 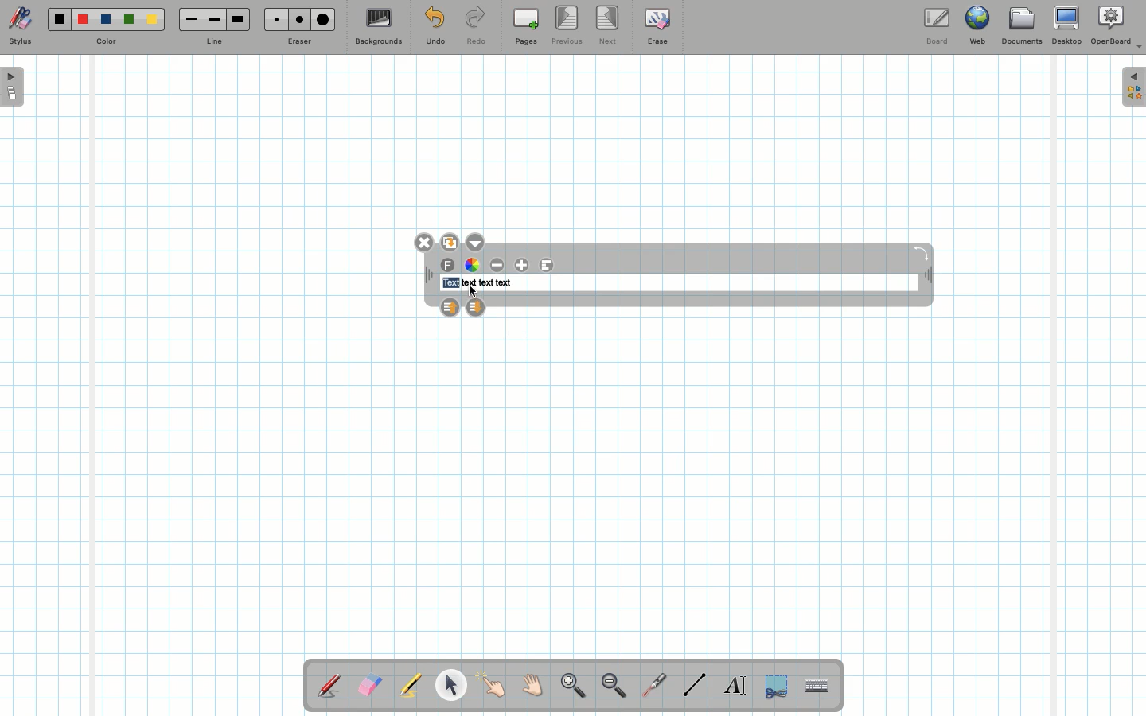 I want to click on Large line, so click(x=239, y=19).